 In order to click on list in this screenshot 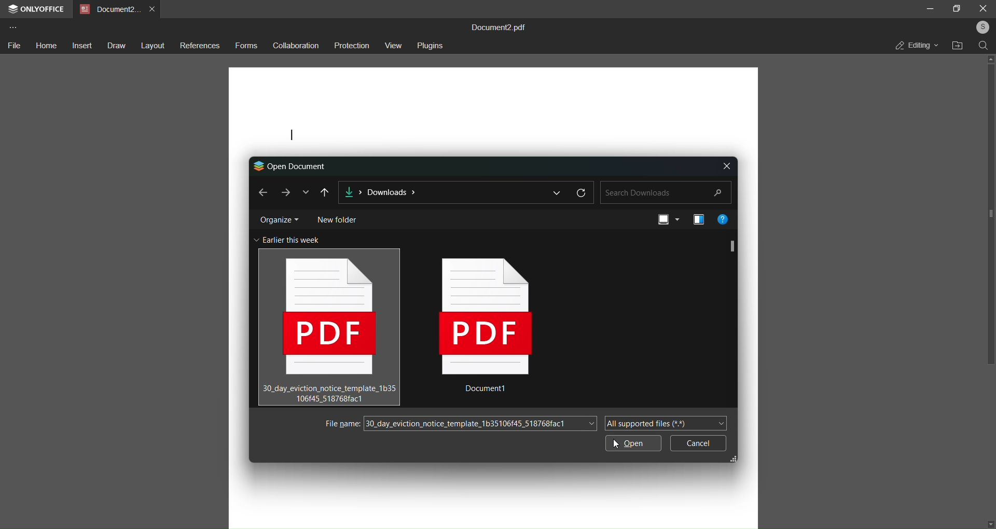, I will do `click(557, 192)`.